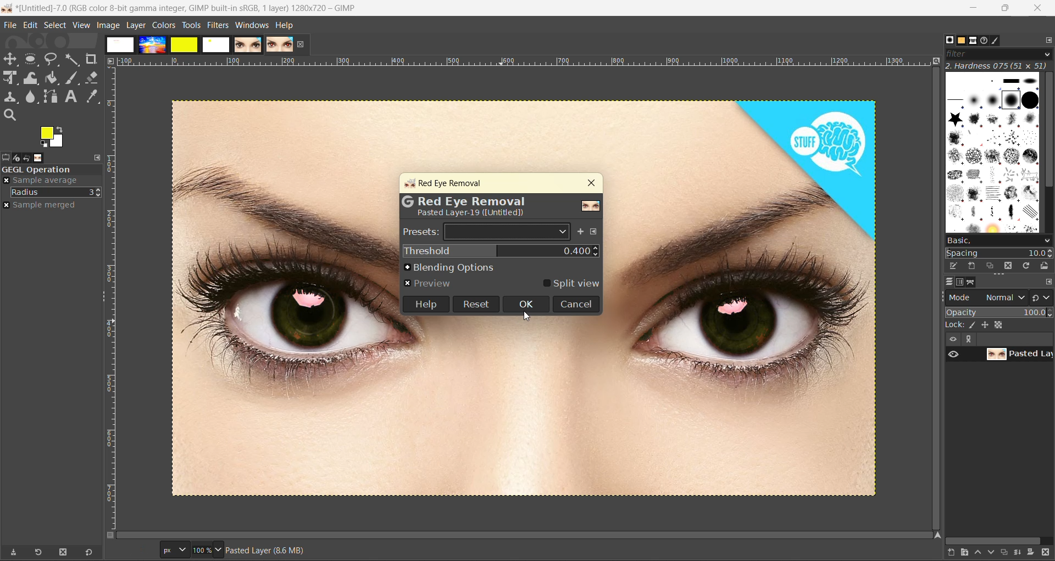 Image resolution: width=1055 pixels, height=561 pixels. What do you see at coordinates (74, 78) in the screenshot?
I see `ink` at bounding box center [74, 78].